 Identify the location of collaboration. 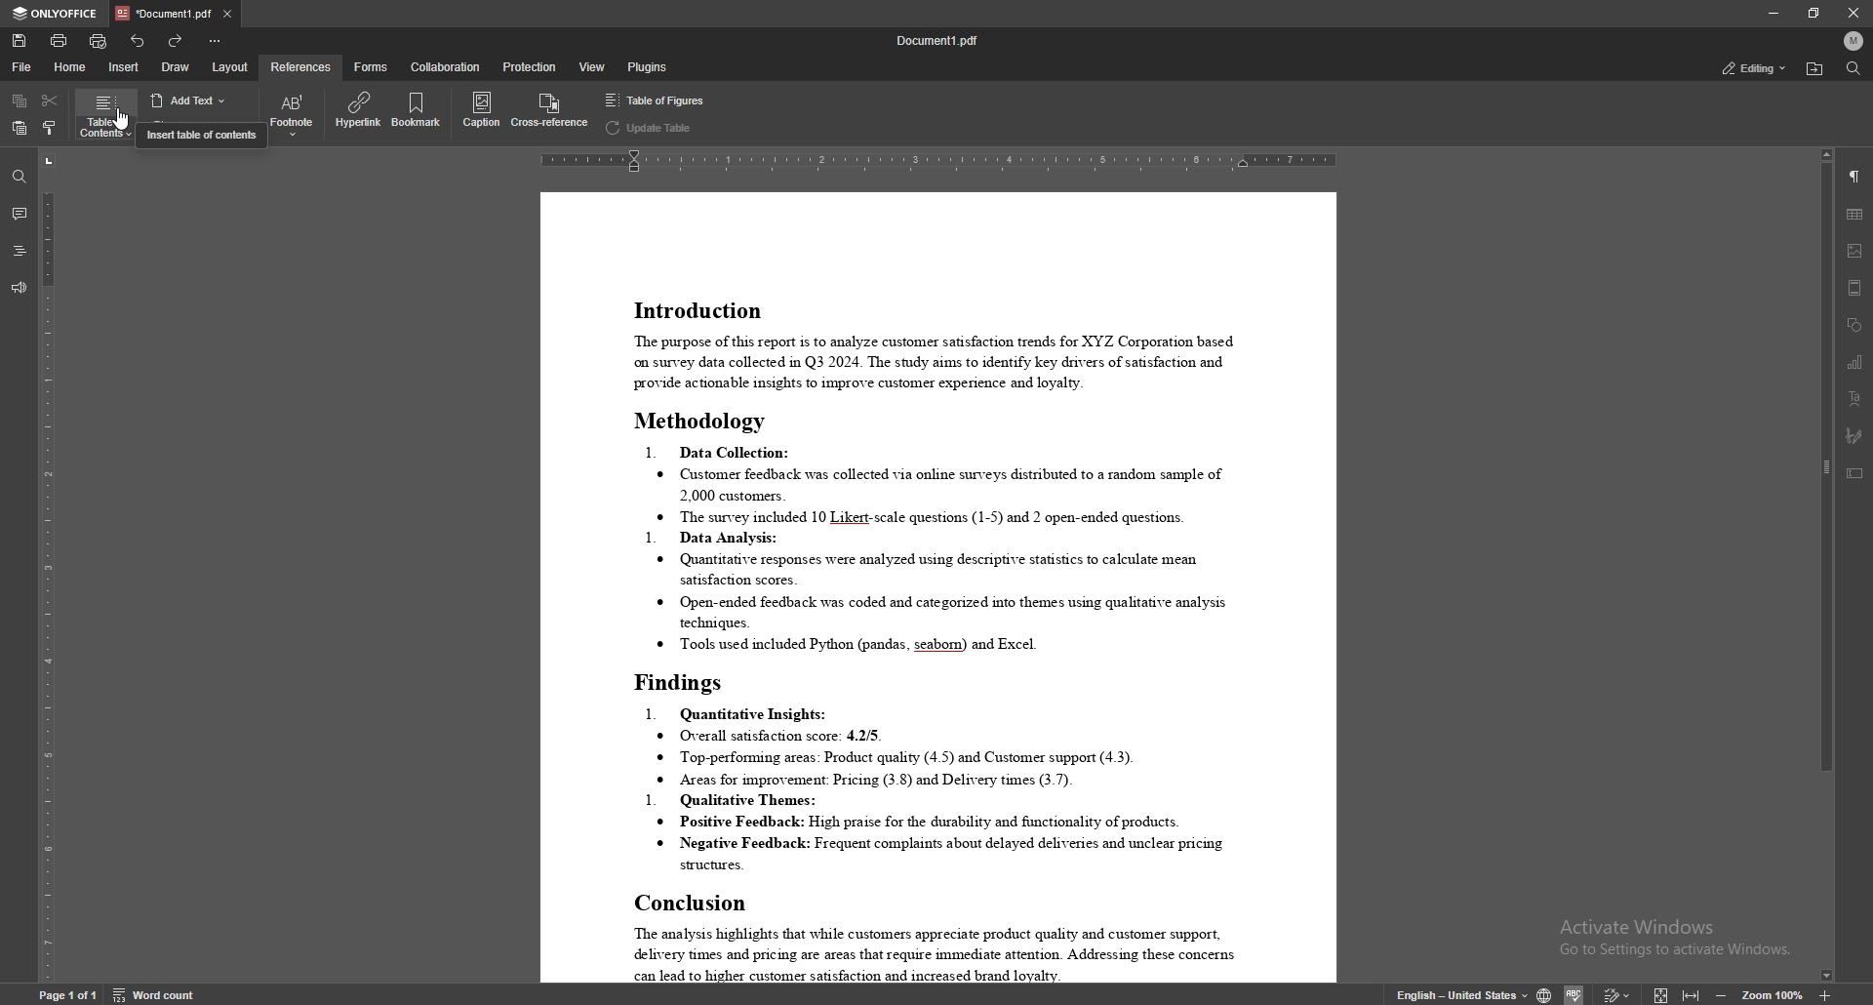
(447, 66).